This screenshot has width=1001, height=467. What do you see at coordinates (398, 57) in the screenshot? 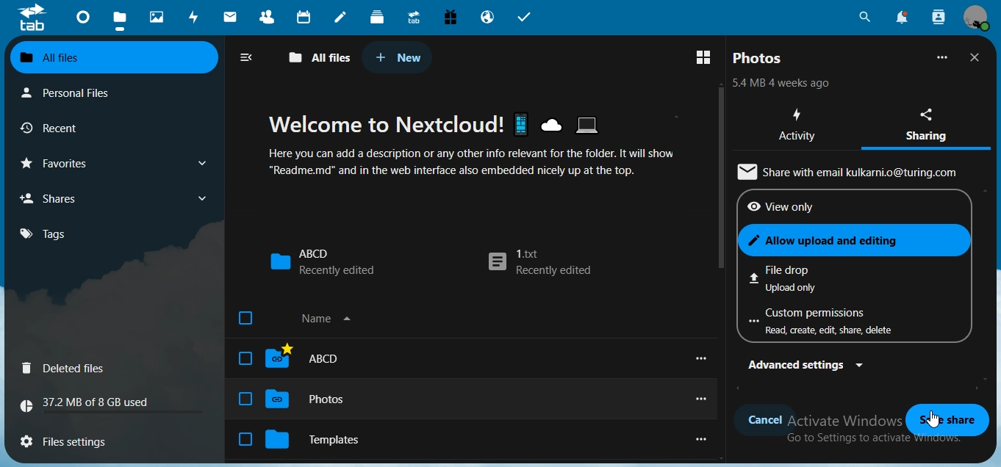
I see `new` at bounding box center [398, 57].